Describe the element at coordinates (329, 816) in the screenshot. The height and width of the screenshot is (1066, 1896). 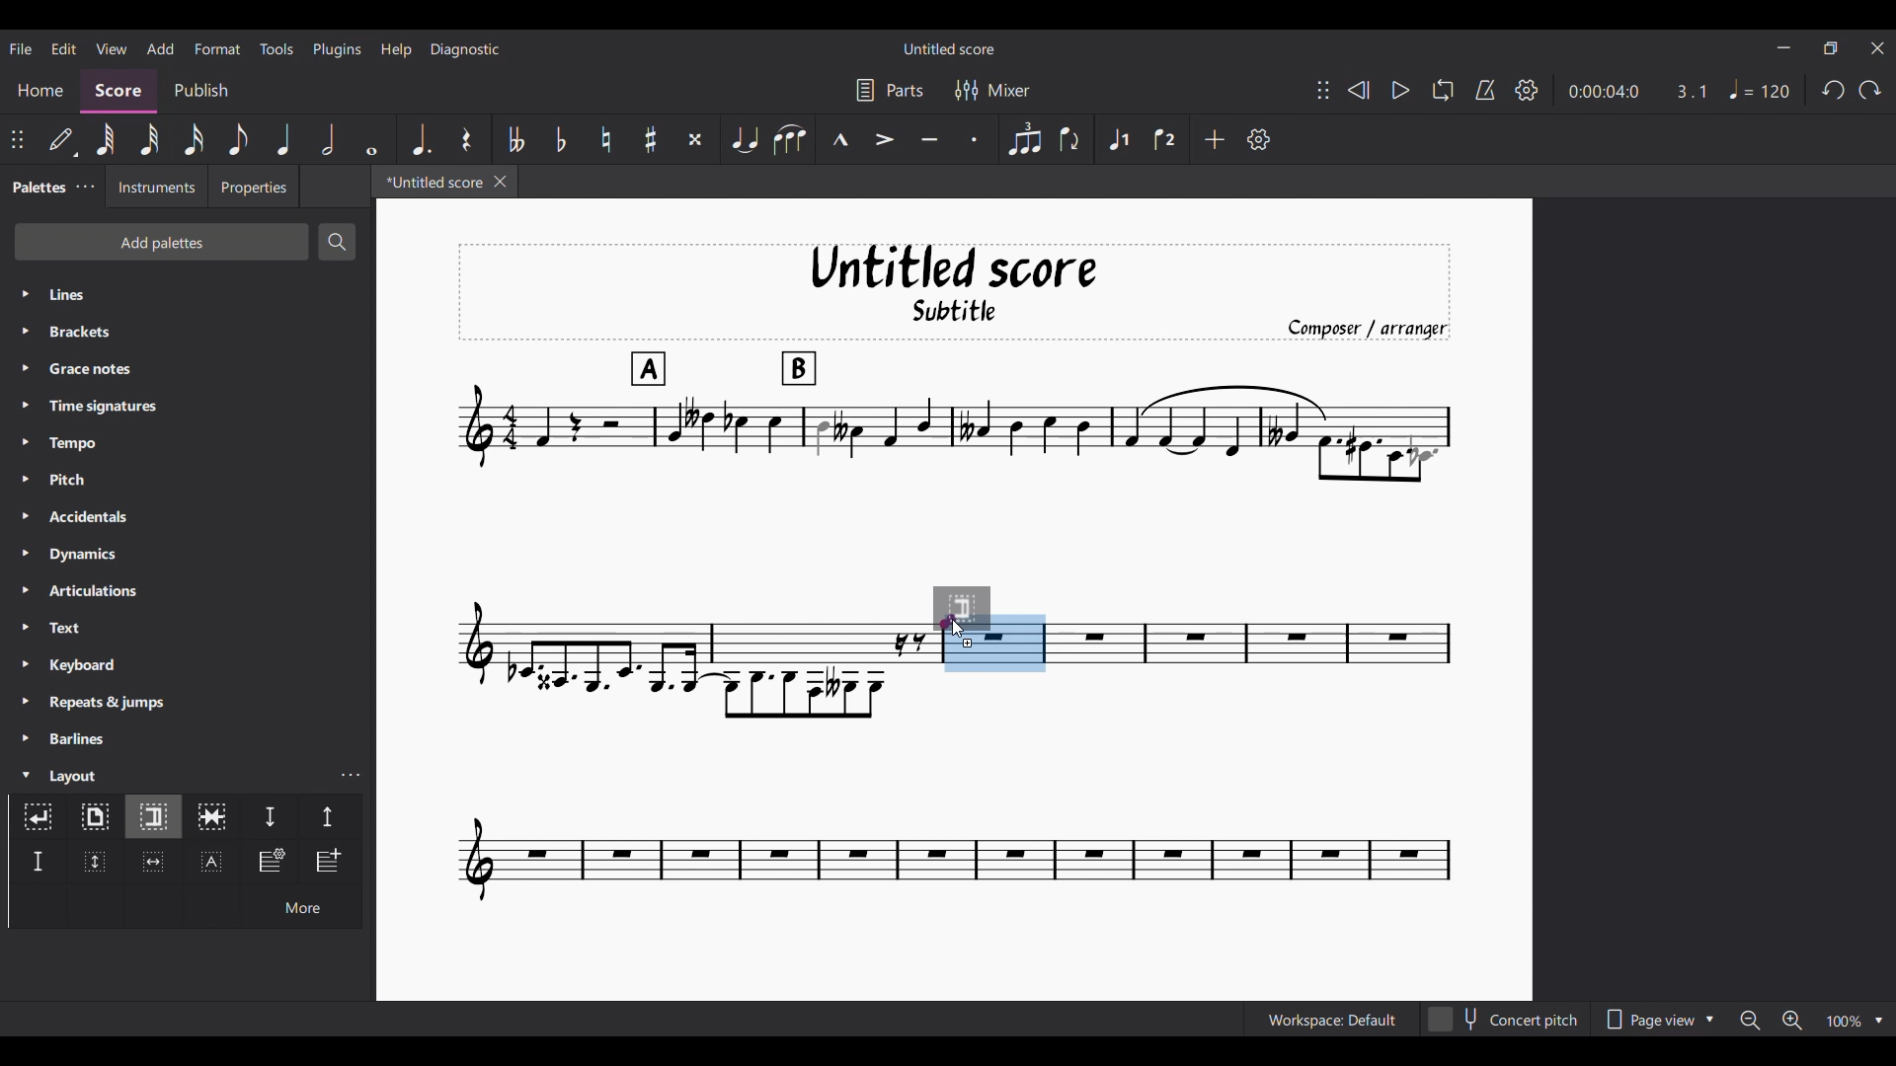
I see `Staff spacer up` at that location.